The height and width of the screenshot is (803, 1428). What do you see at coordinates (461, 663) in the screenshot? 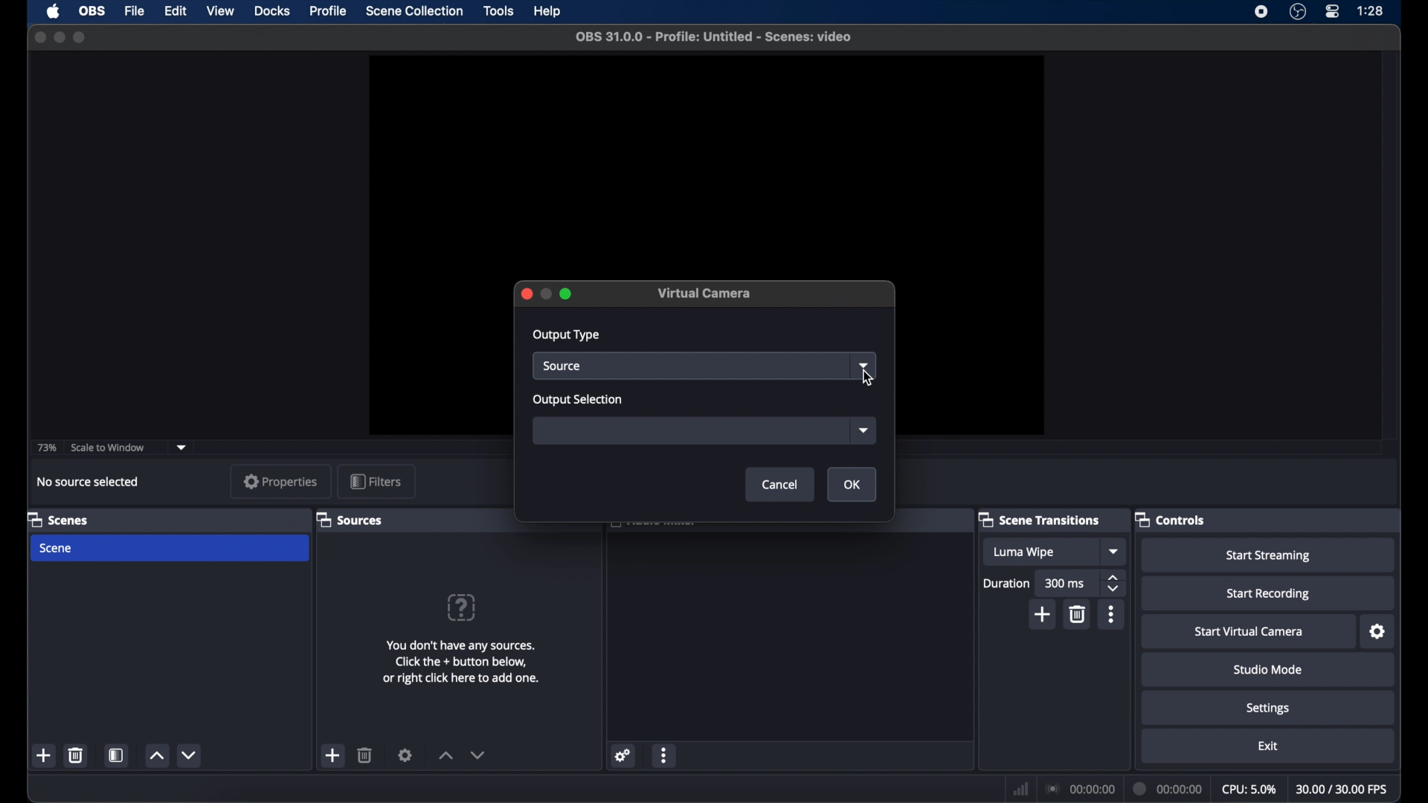
I see `add sources information` at bounding box center [461, 663].